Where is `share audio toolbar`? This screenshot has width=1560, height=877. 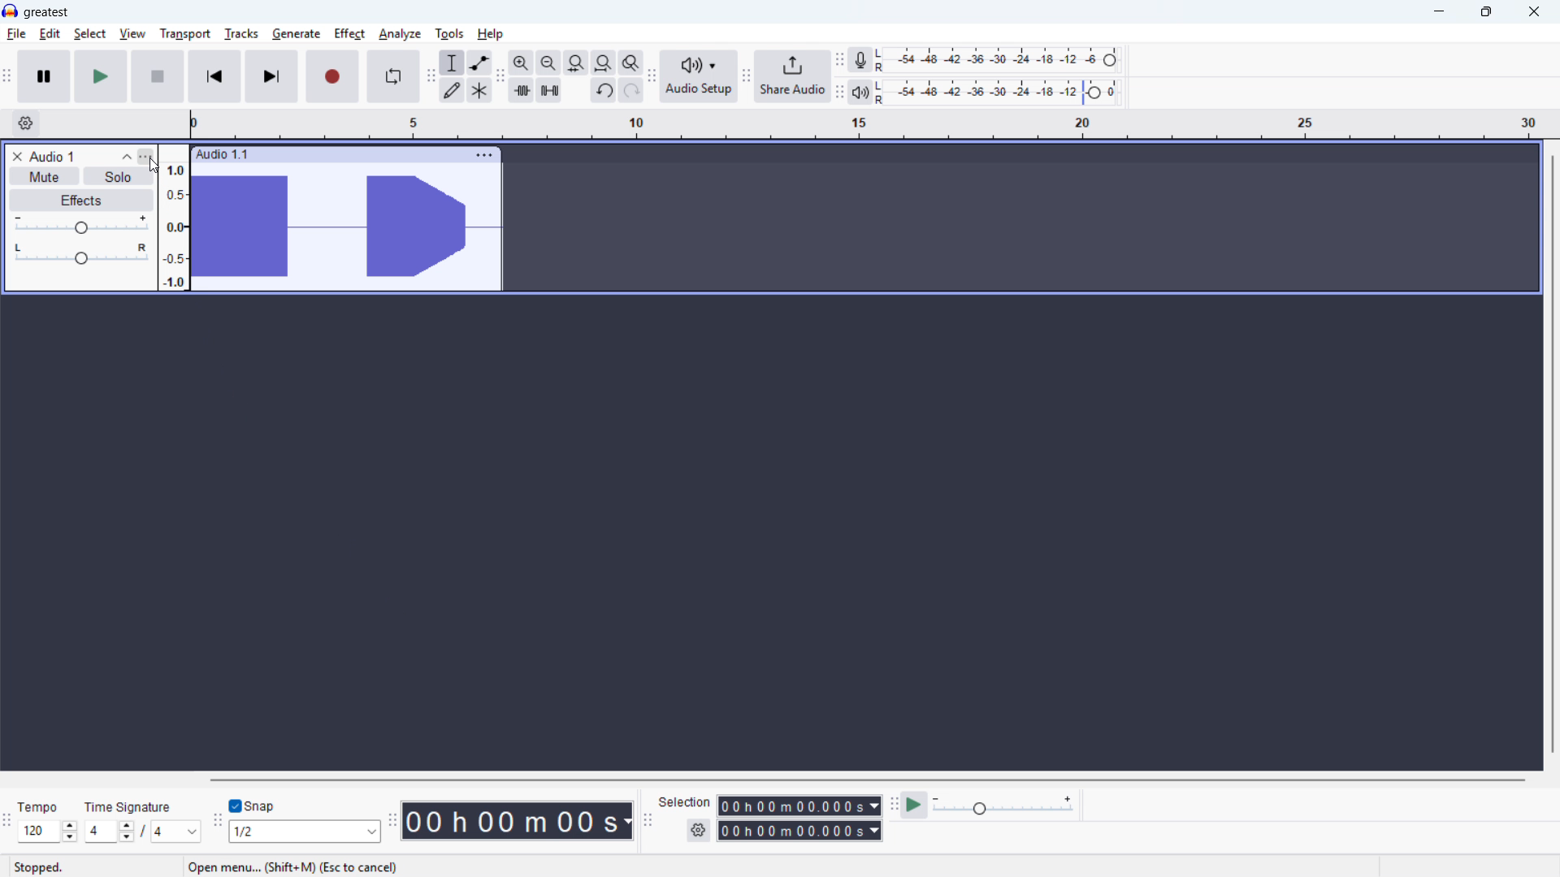
share audio toolbar is located at coordinates (747, 77).